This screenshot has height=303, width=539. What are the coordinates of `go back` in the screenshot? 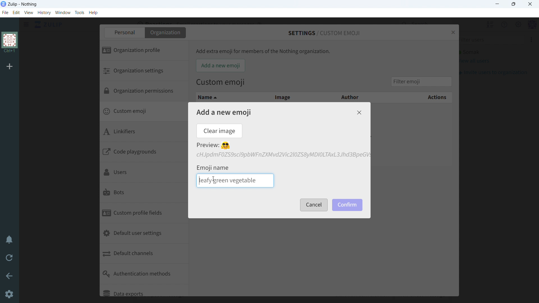 It's located at (9, 276).